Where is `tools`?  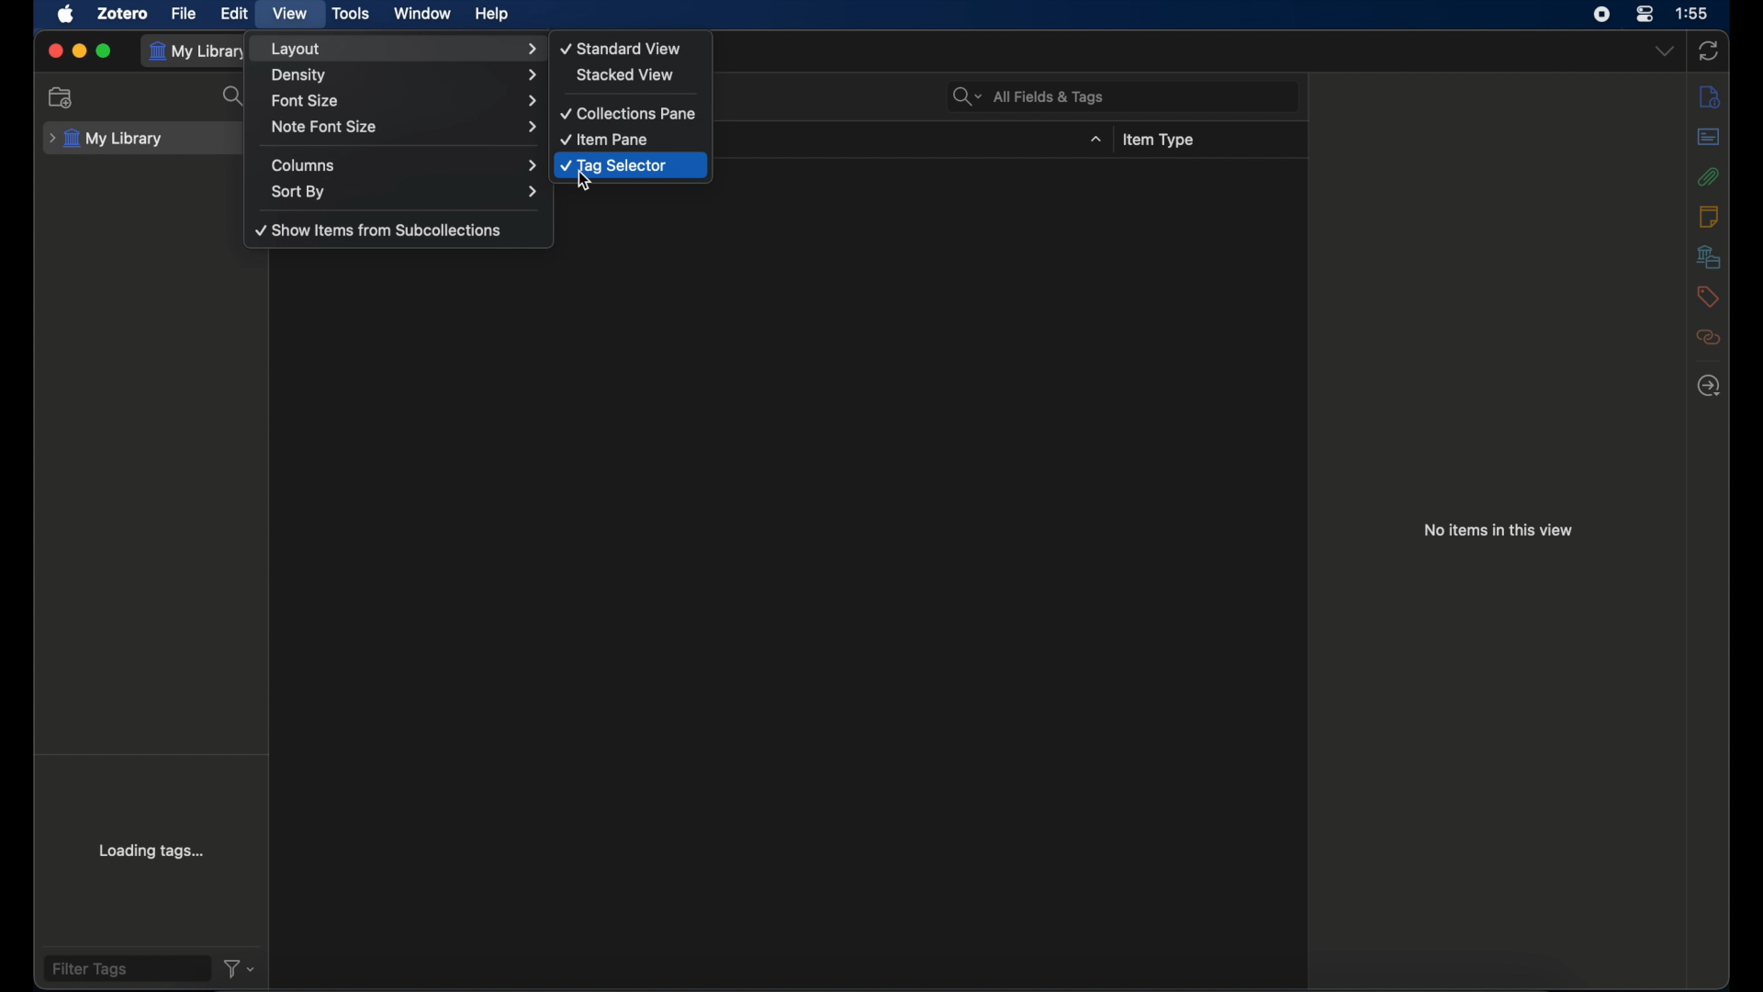
tools is located at coordinates (353, 14).